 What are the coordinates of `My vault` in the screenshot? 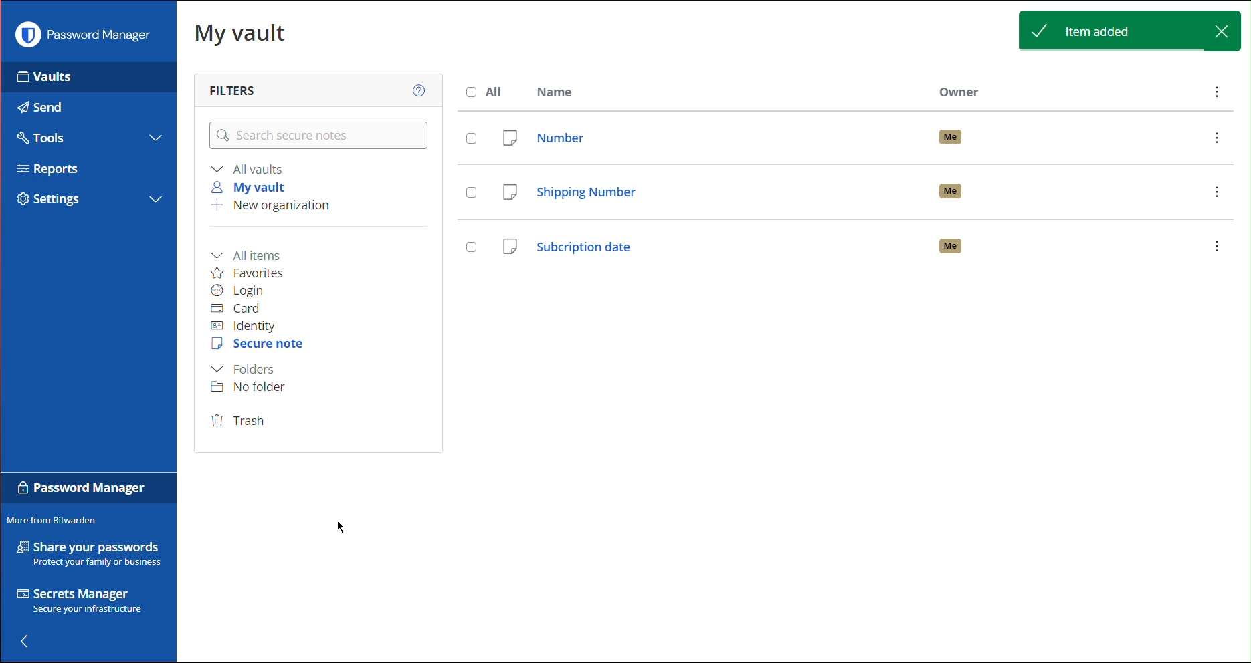 It's located at (252, 186).